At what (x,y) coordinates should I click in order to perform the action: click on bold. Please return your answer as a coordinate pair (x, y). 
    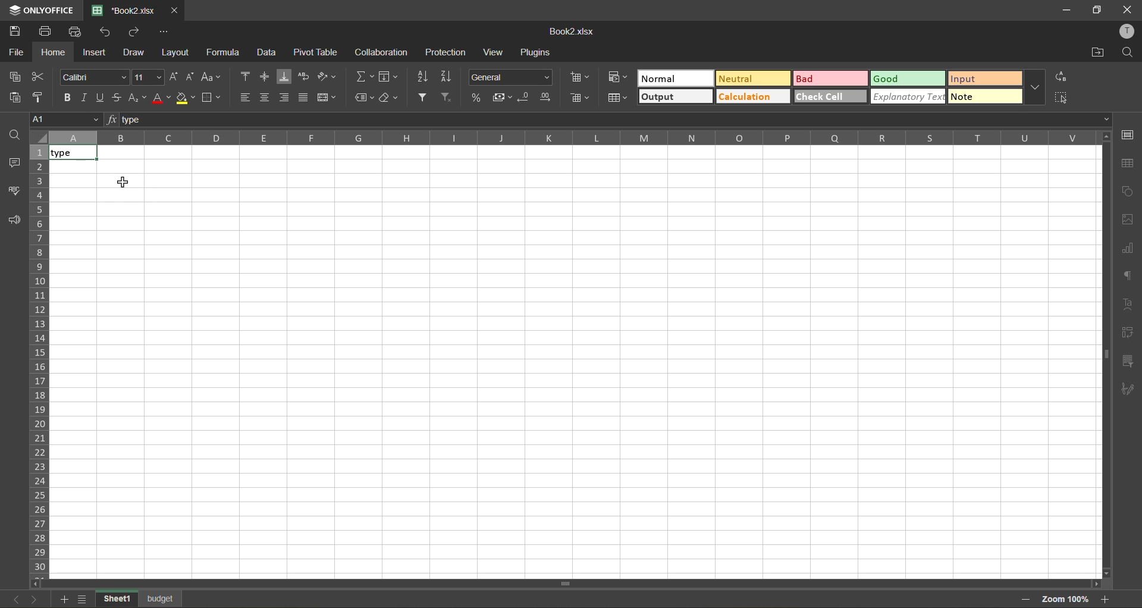
    Looking at the image, I should click on (65, 97).